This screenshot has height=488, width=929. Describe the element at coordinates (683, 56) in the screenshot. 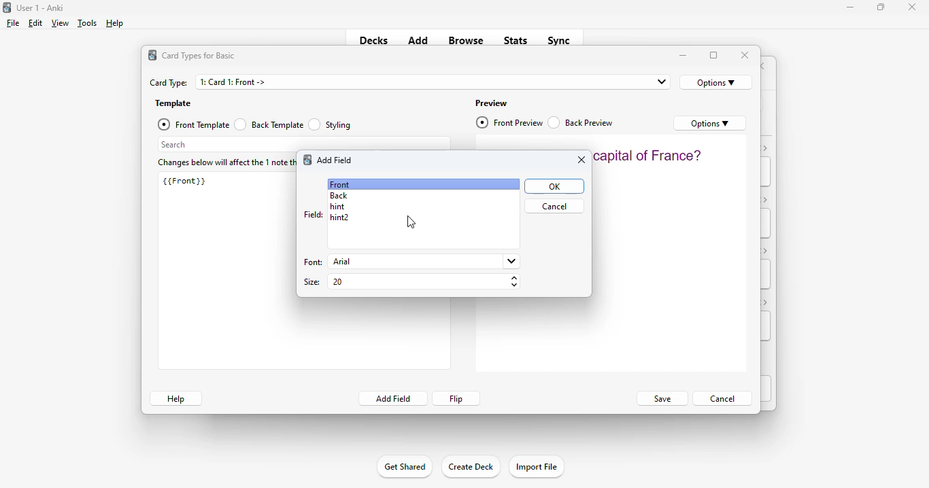

I see `minimize` at that location.